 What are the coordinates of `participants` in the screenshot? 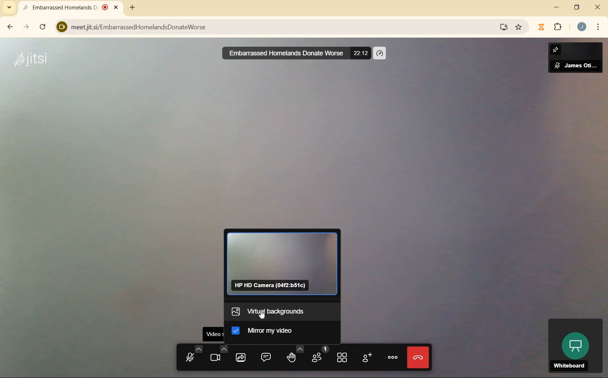 It's located at (319, 355).